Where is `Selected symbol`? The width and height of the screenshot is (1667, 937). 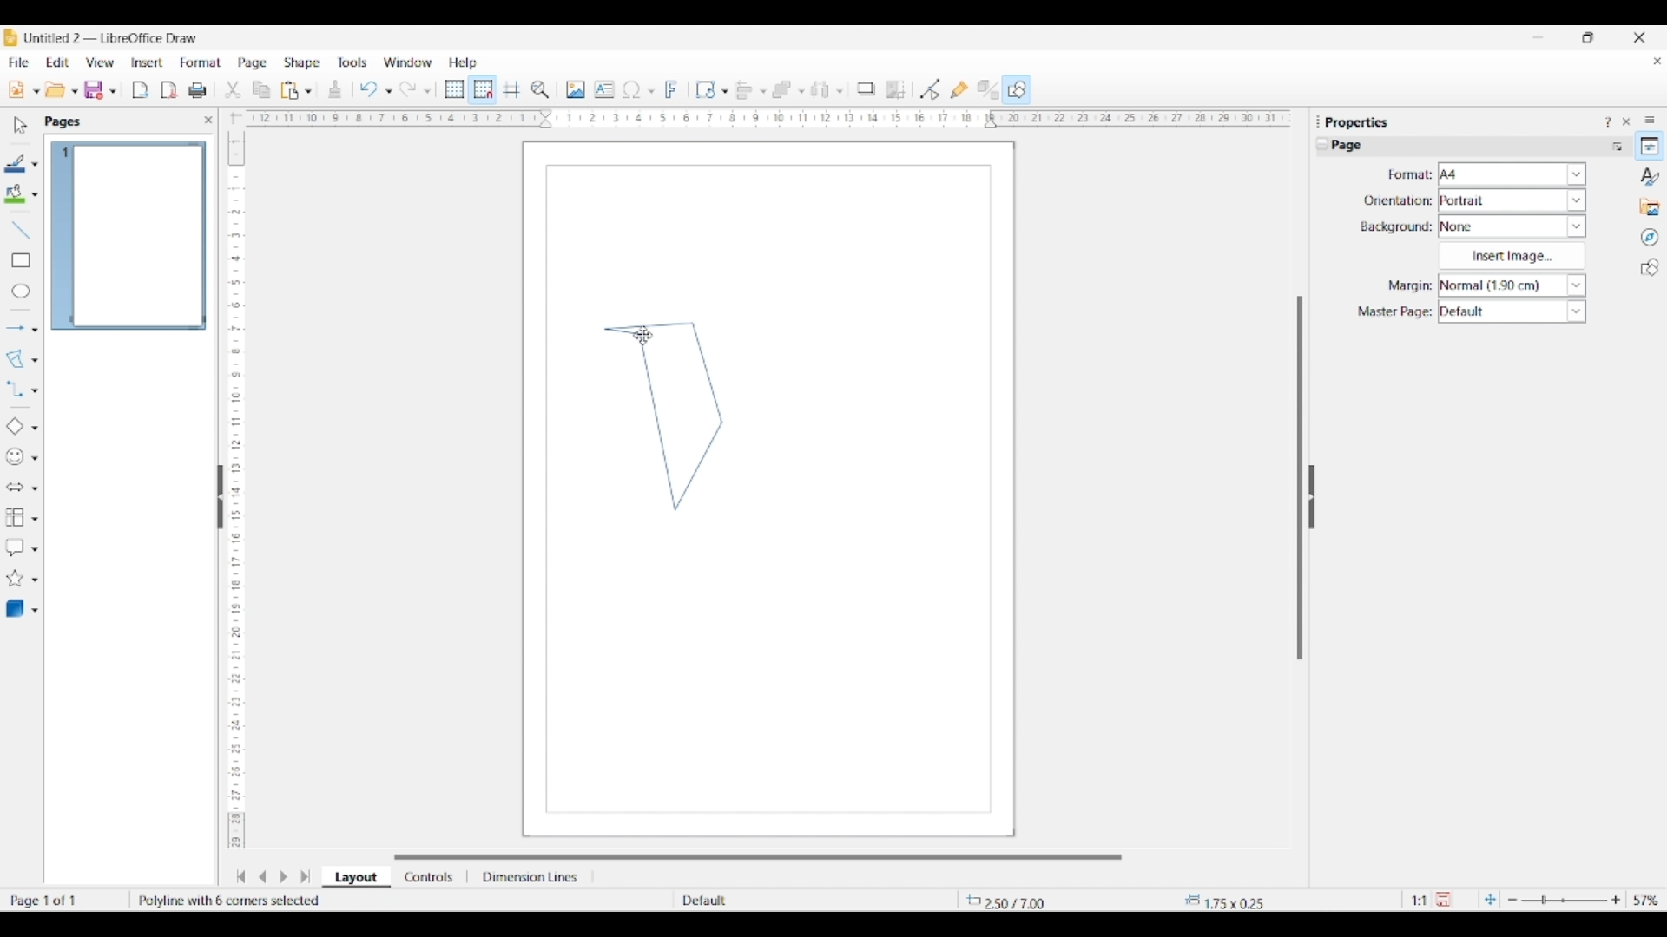
Selected symbol is located at coordinates (16, 457).